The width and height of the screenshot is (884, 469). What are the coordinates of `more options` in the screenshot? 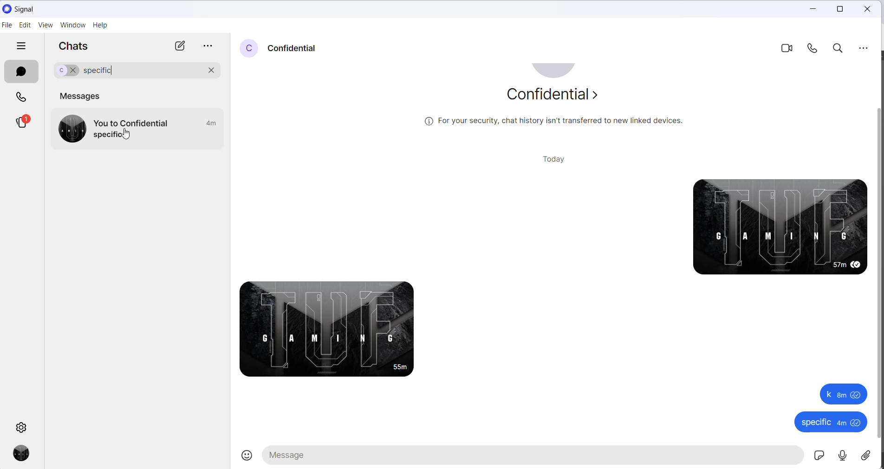 It's located at (864, 47).